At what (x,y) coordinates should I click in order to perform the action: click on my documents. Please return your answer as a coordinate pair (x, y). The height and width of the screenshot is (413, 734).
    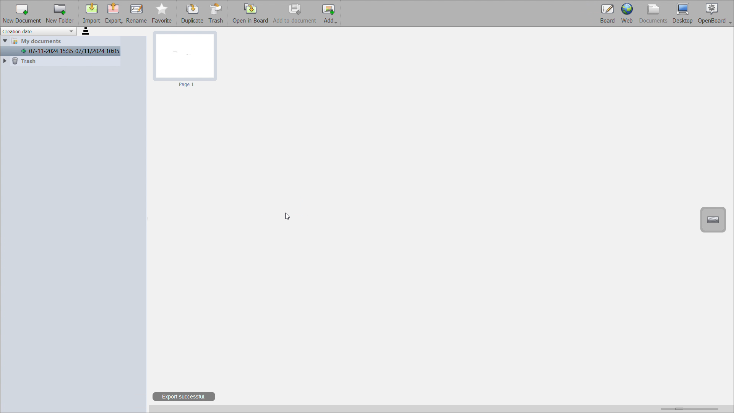
    Looking at the image, I should click on (61, 41).